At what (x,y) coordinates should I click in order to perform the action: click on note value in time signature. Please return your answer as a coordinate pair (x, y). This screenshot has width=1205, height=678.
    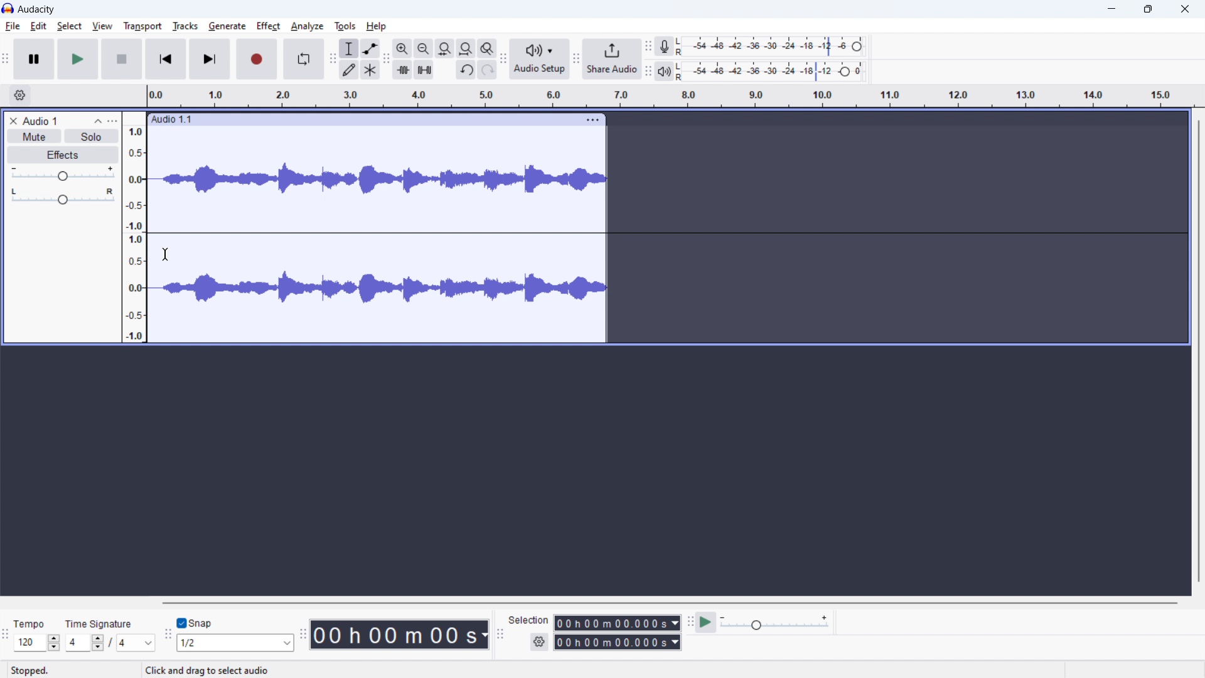
    Looking at the image, I should click on (139, 644).